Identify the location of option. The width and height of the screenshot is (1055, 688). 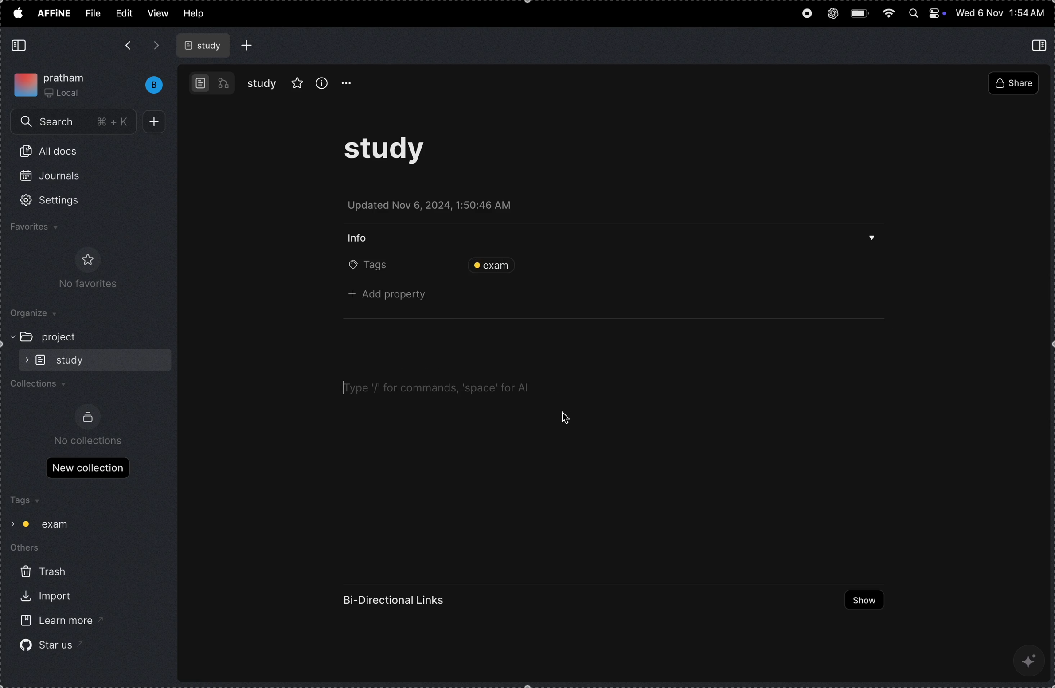
(352, 83).